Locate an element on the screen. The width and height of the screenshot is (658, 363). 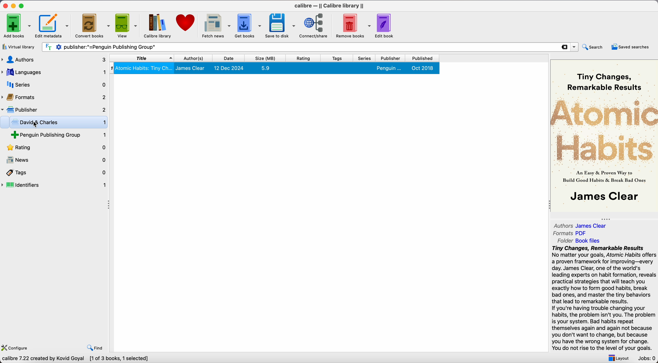
folder Book files is located at coordinates (579, 241).